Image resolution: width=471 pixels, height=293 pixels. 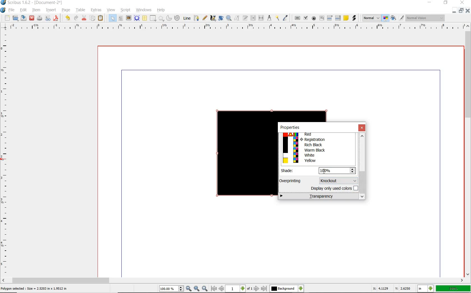 What do you see at coordinates (169, 19) in the screenshot?
I see `arc` at bounding box center [169, 19].